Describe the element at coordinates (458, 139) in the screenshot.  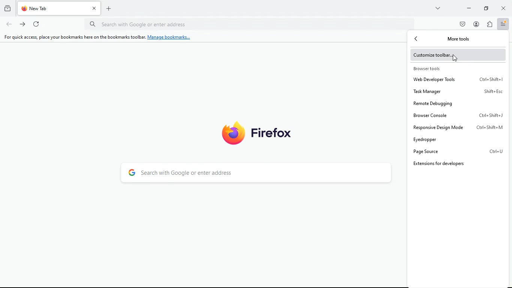
I see `eyedropper` at that location.